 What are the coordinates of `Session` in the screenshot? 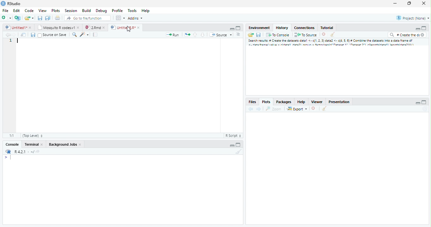 It's located at (72, 11).